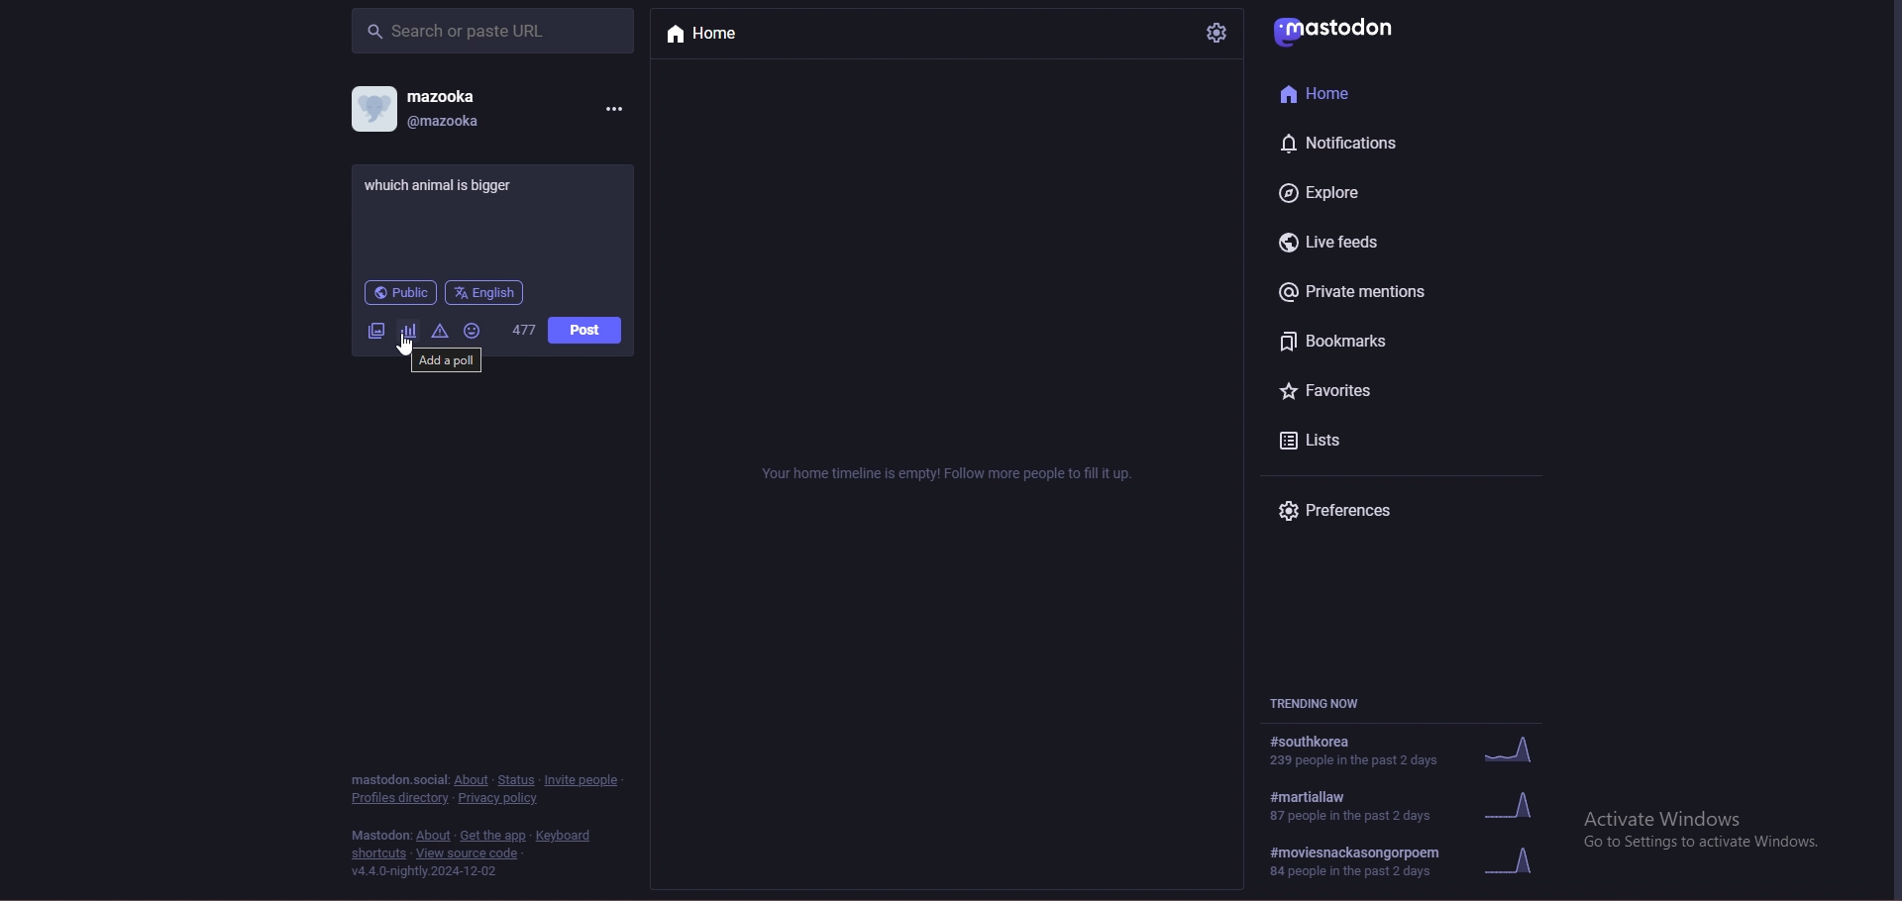 Image resolution: width=1902 pixels, height=901 pixels. Describe the element at coordinates (1342, 28) in the screenshot. I see `mastodon` at that location.